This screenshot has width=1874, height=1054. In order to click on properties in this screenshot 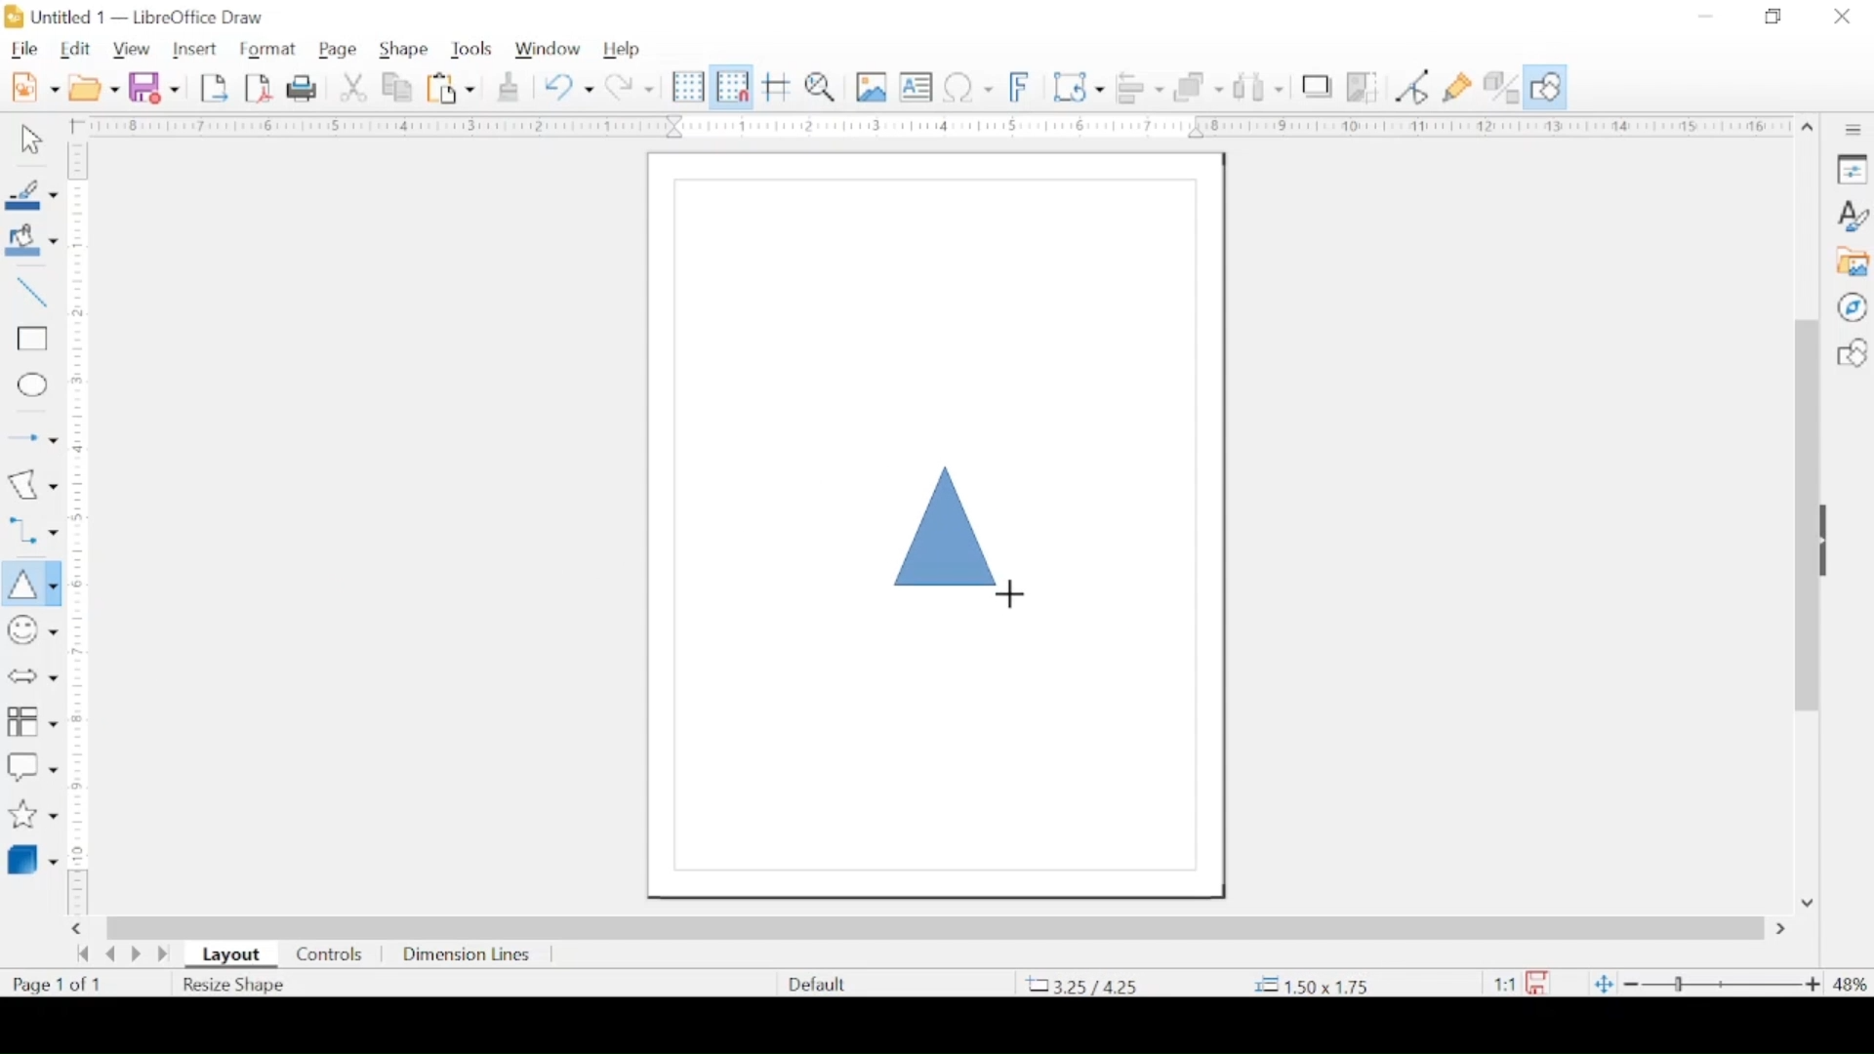, I will do `click(1853, 168)`.